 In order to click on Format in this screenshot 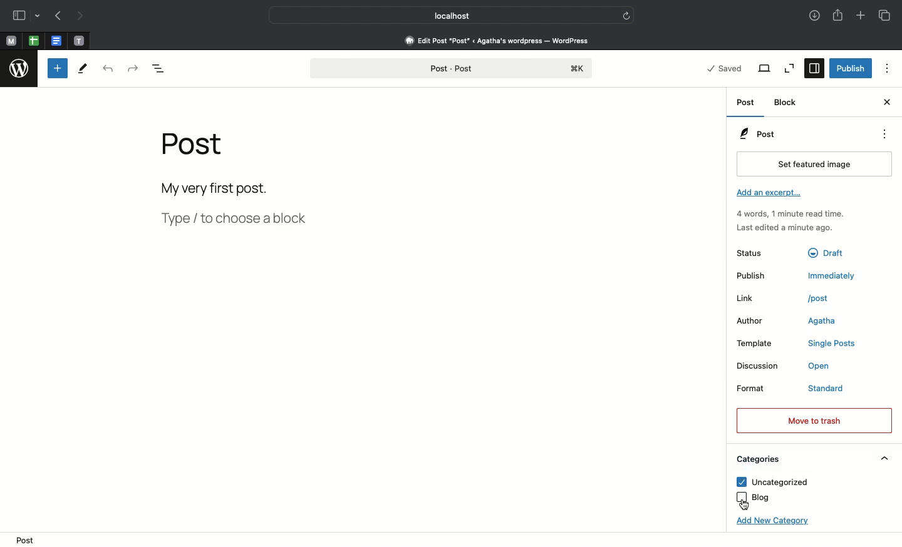, I will do `click(762, 391)`.